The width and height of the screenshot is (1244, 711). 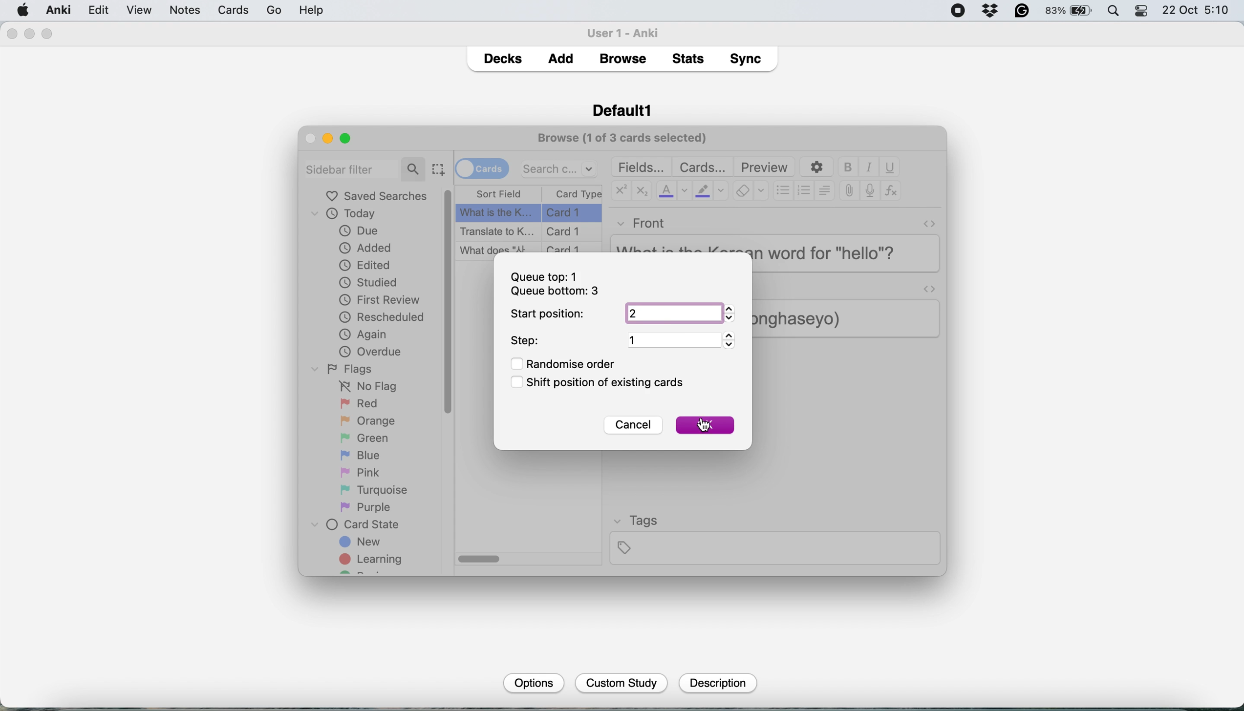 What do you see at coordinates (369, 282) in the screenshot?
I see `studied` at bounding box center [369, 282].